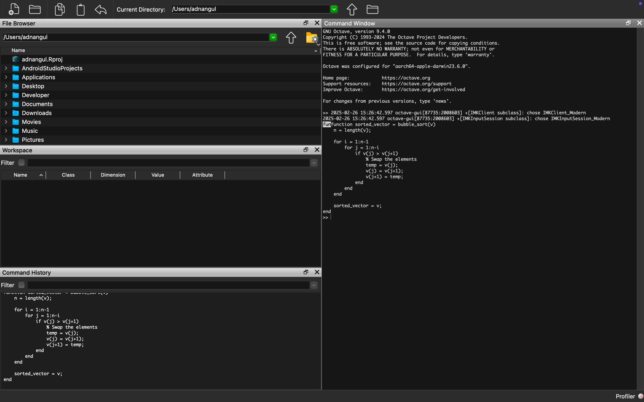  What do you see at coordinates (312, 38) in the screenshot?
I see `Folder Settings` at bounding box center [312, 38].